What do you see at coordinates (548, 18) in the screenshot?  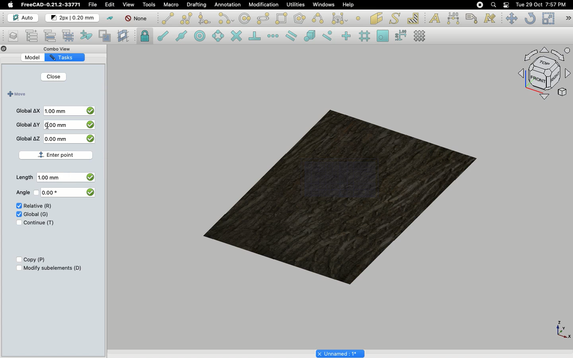 I see `Scale` at bounding box center [548, 18].